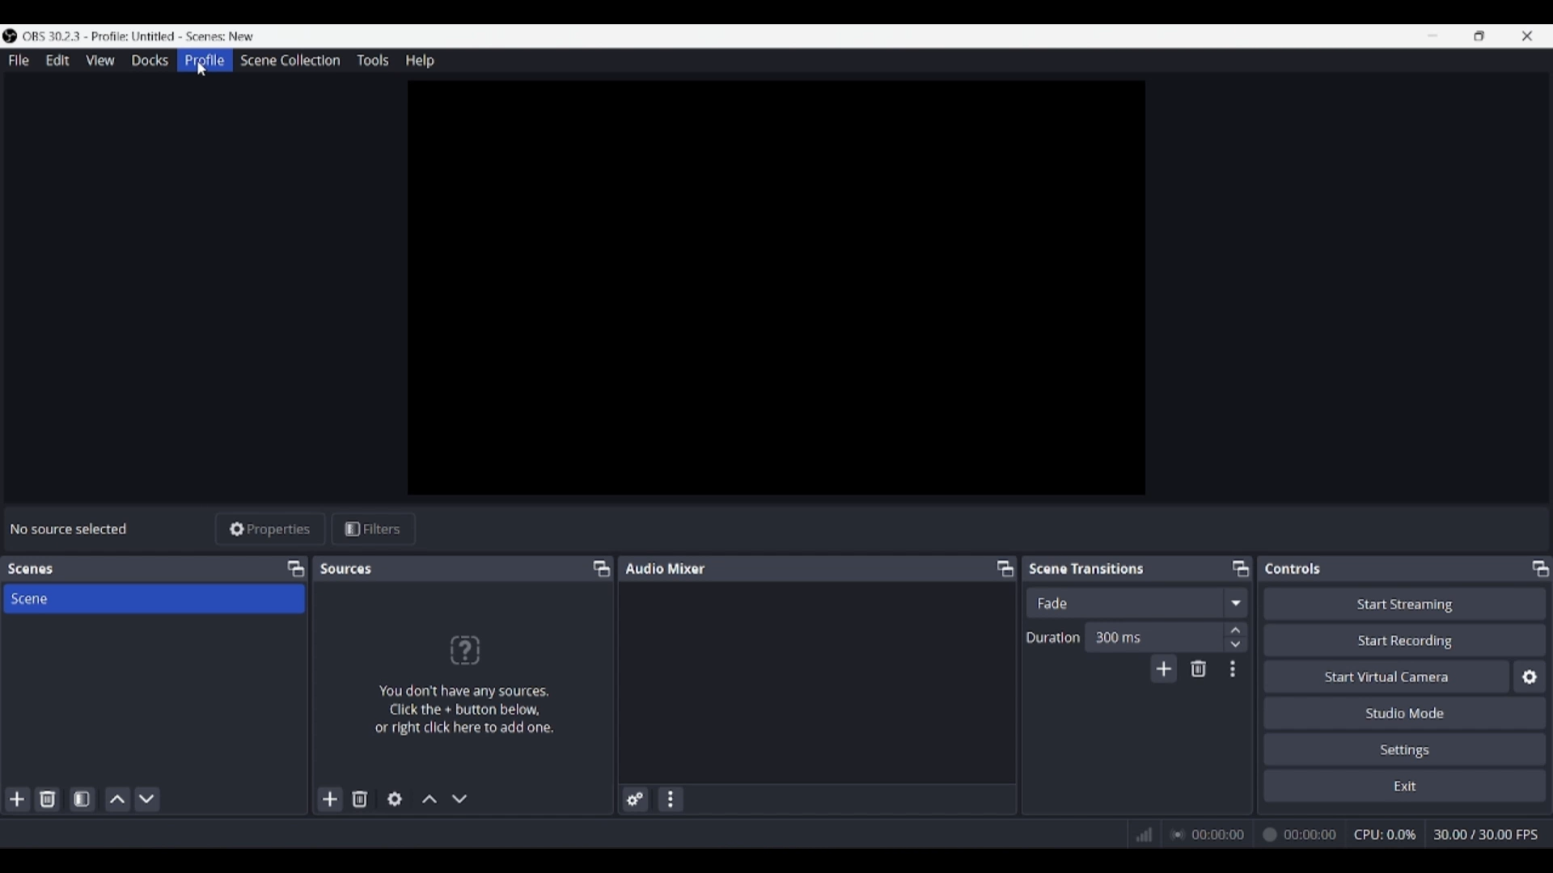  What do you see at coordinates (779, 288) in the screenshot?
I see `Source space` at bounding box center [779, 288].